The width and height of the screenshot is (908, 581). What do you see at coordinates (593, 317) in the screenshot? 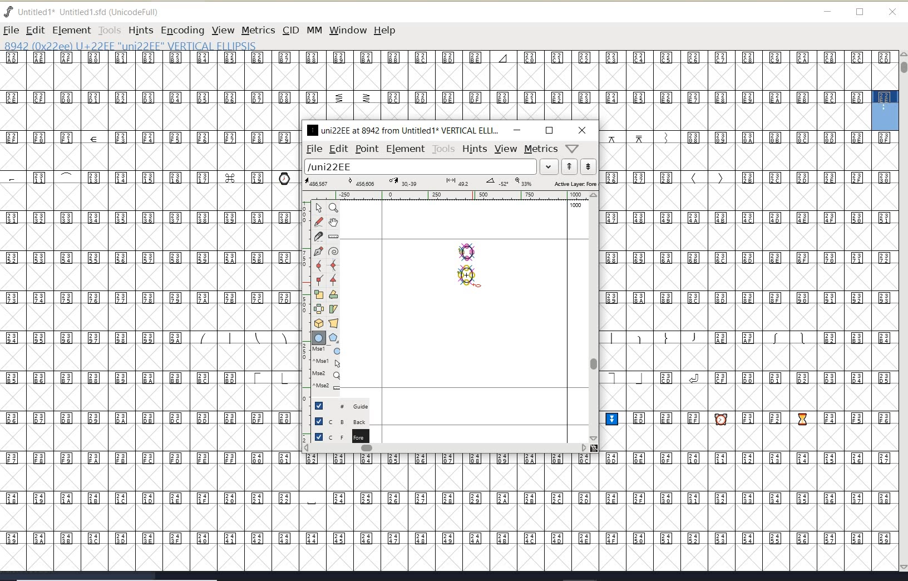
I see `scrollbar` at bounding box center [593, 317].